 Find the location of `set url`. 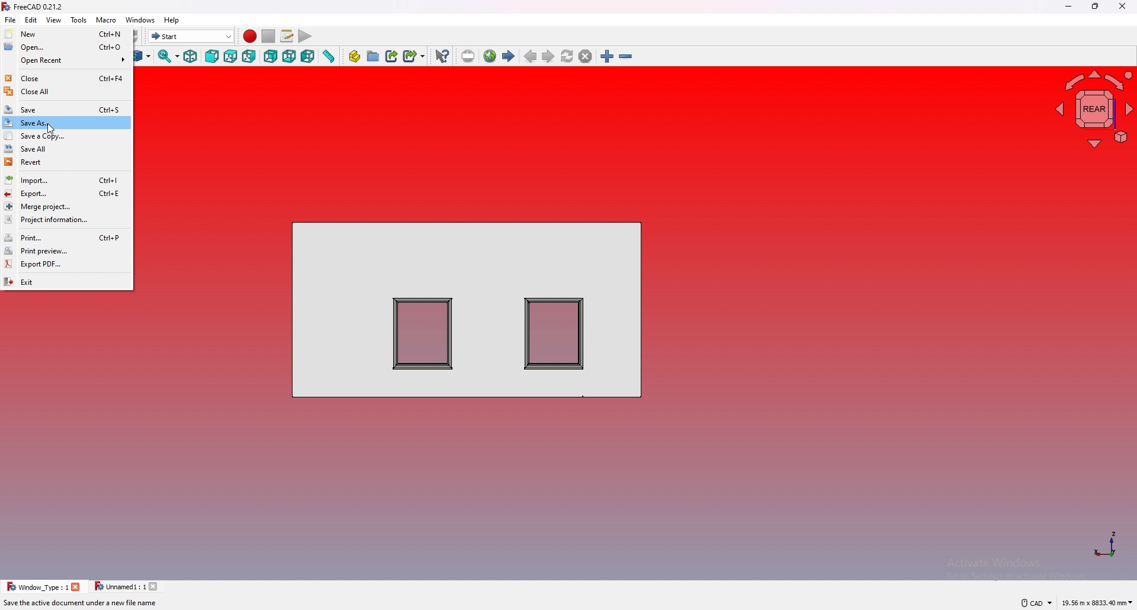

set url is located at coordinates (468, 56).